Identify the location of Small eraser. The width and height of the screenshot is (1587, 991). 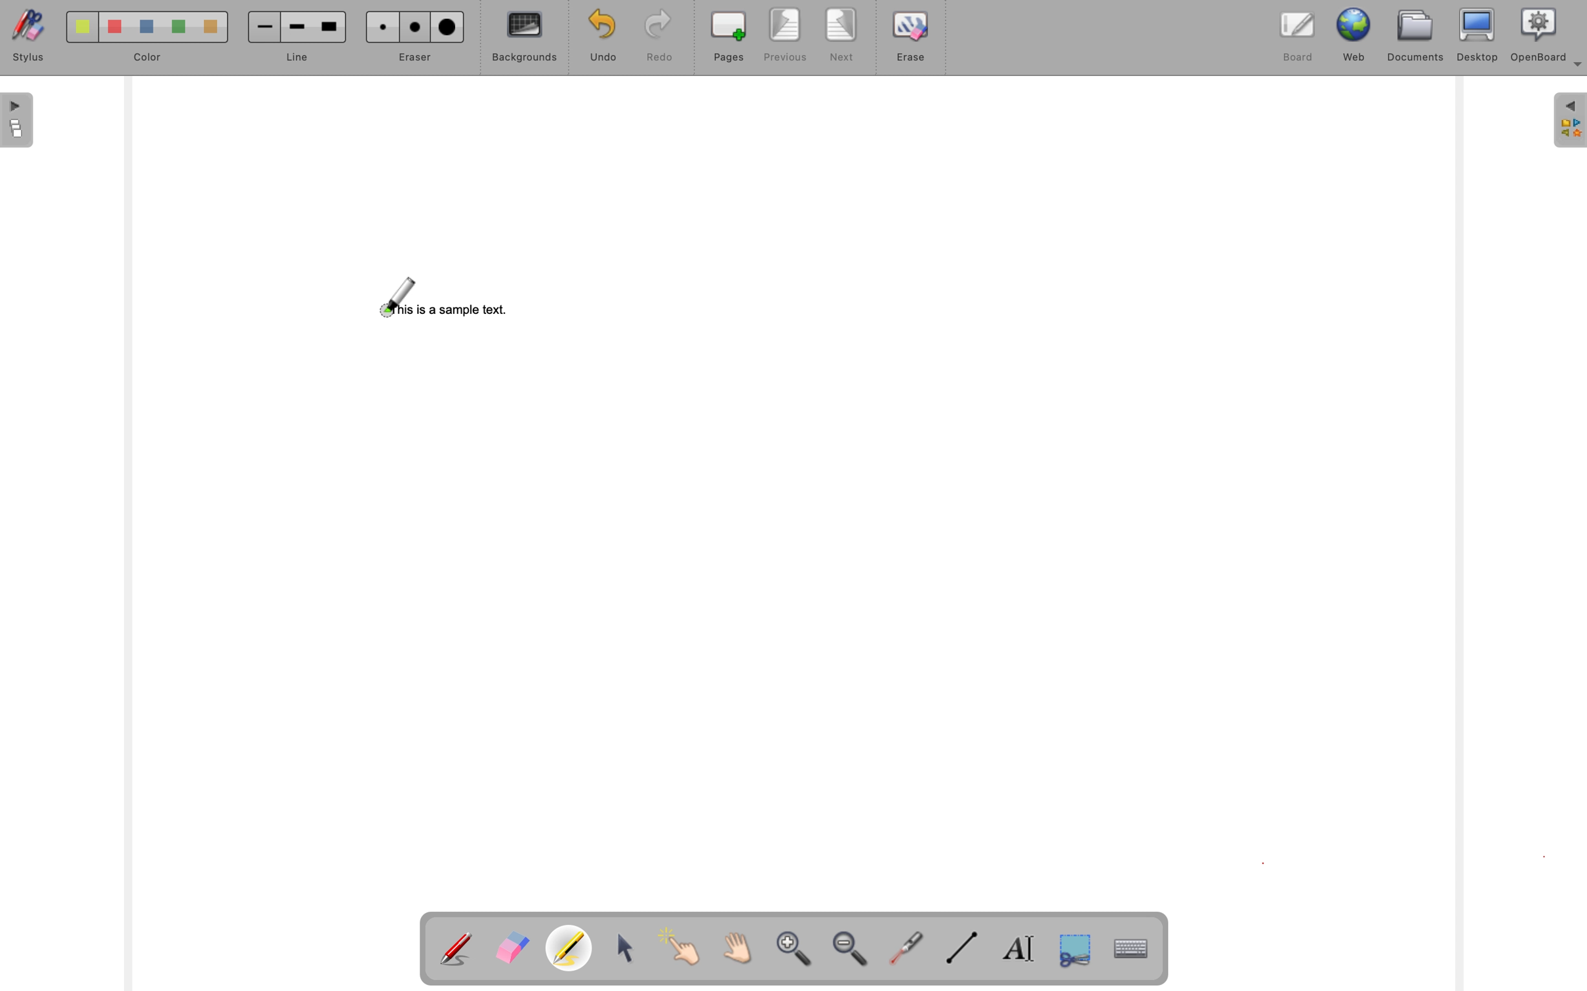
(382, 27).